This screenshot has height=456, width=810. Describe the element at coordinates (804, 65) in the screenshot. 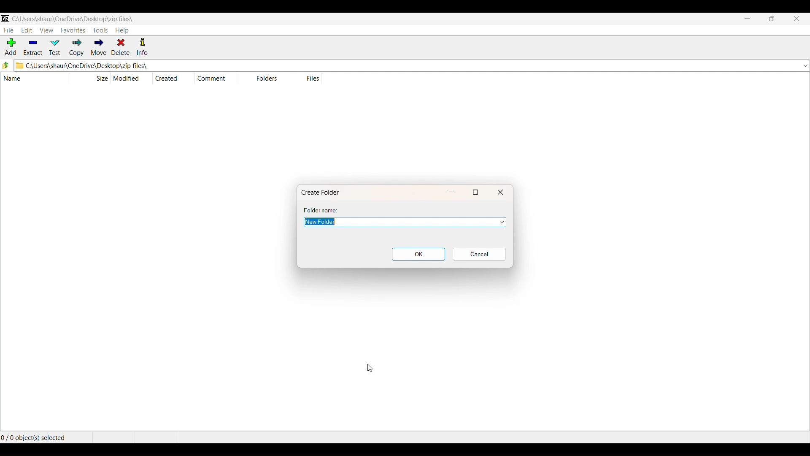

I see `AVAILABLE FOLDERS` at that location.